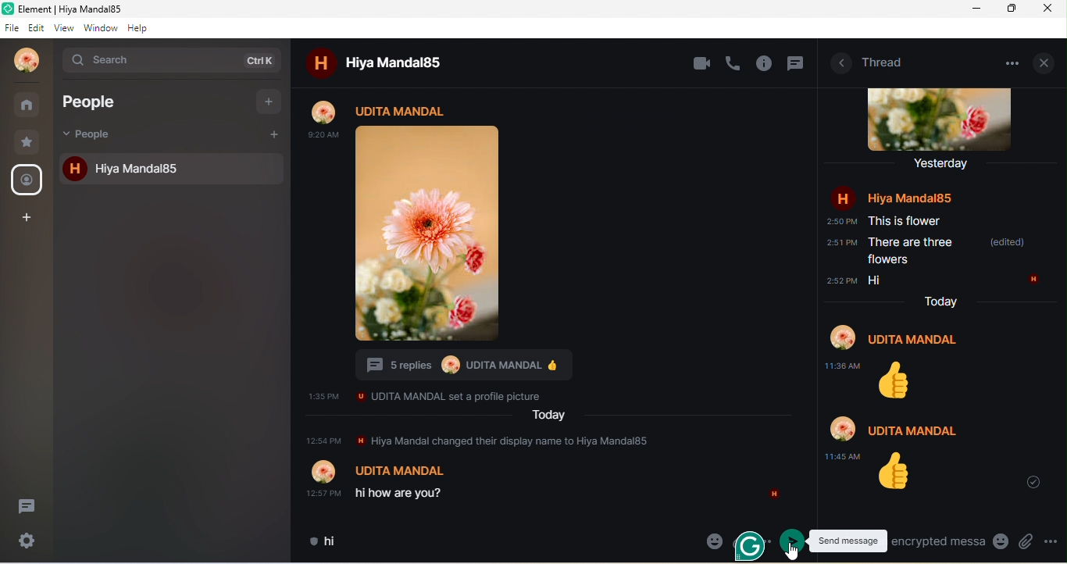 This screenshot has width=1067, height=564. I want to click on profile photo, so click(324, 110).